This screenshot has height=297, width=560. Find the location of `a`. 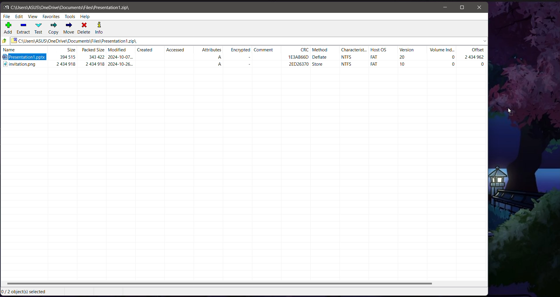

a is located at coordinates (223, 58).